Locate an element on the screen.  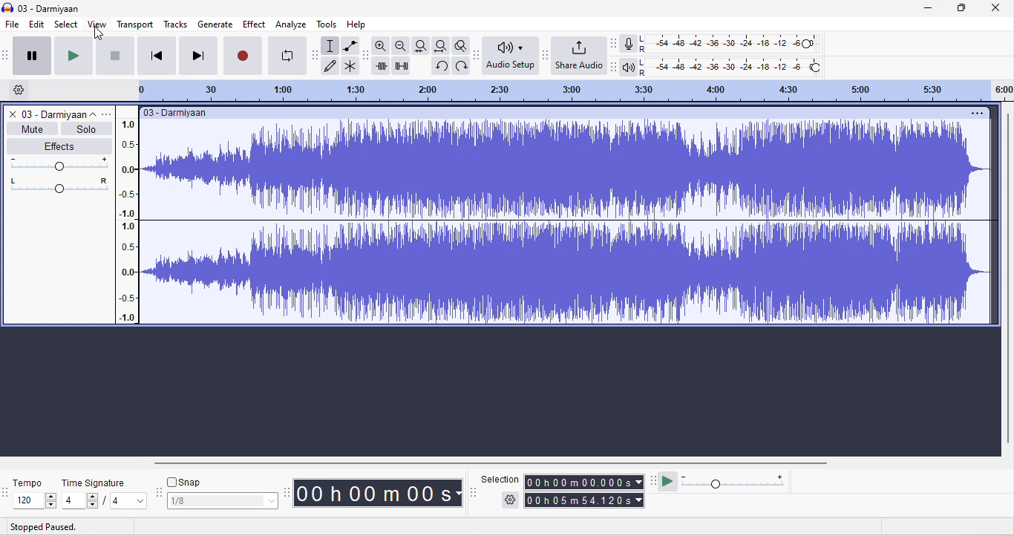
timeline options is located at coordinates (19, 89).